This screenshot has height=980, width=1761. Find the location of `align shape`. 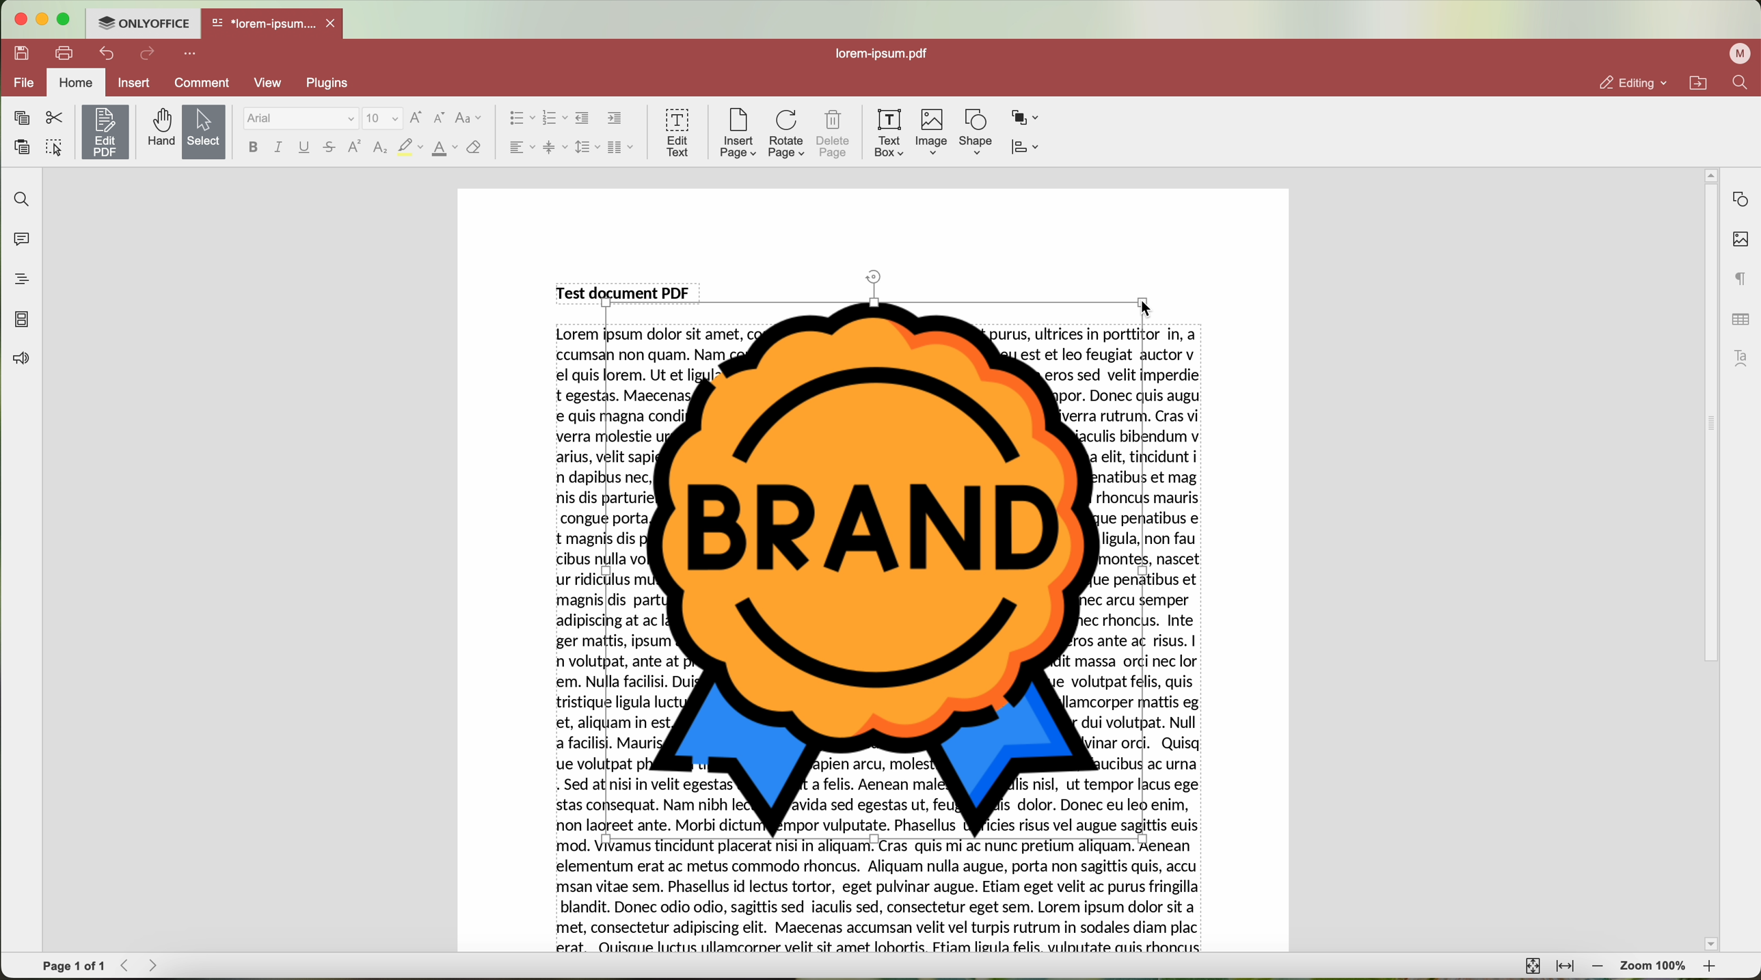

align shape is located at coordinates (1029, 148).